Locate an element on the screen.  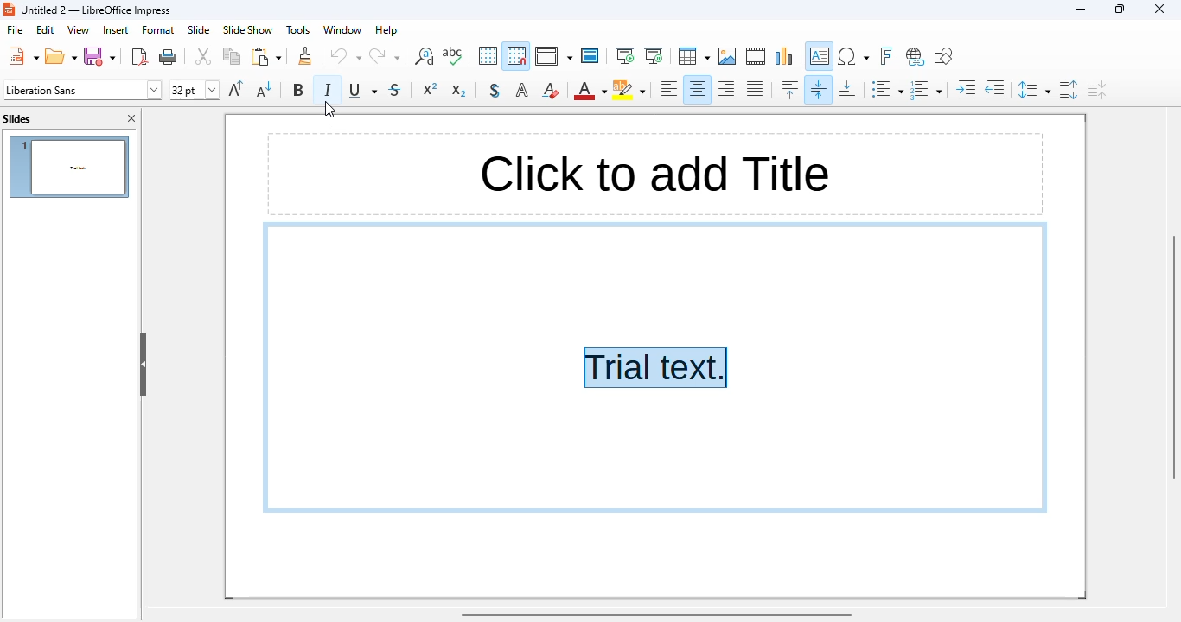
show draw functions is located at coordinates (944, 56).